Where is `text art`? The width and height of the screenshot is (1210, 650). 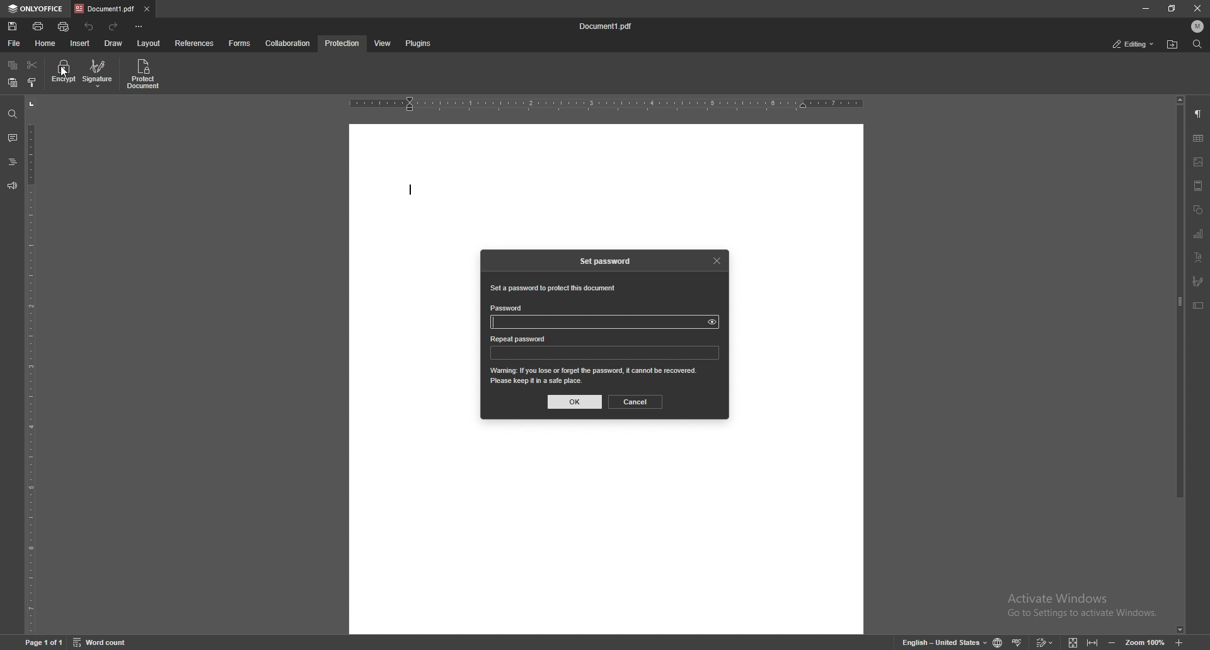 text art is located at coordinates (1199, 257).